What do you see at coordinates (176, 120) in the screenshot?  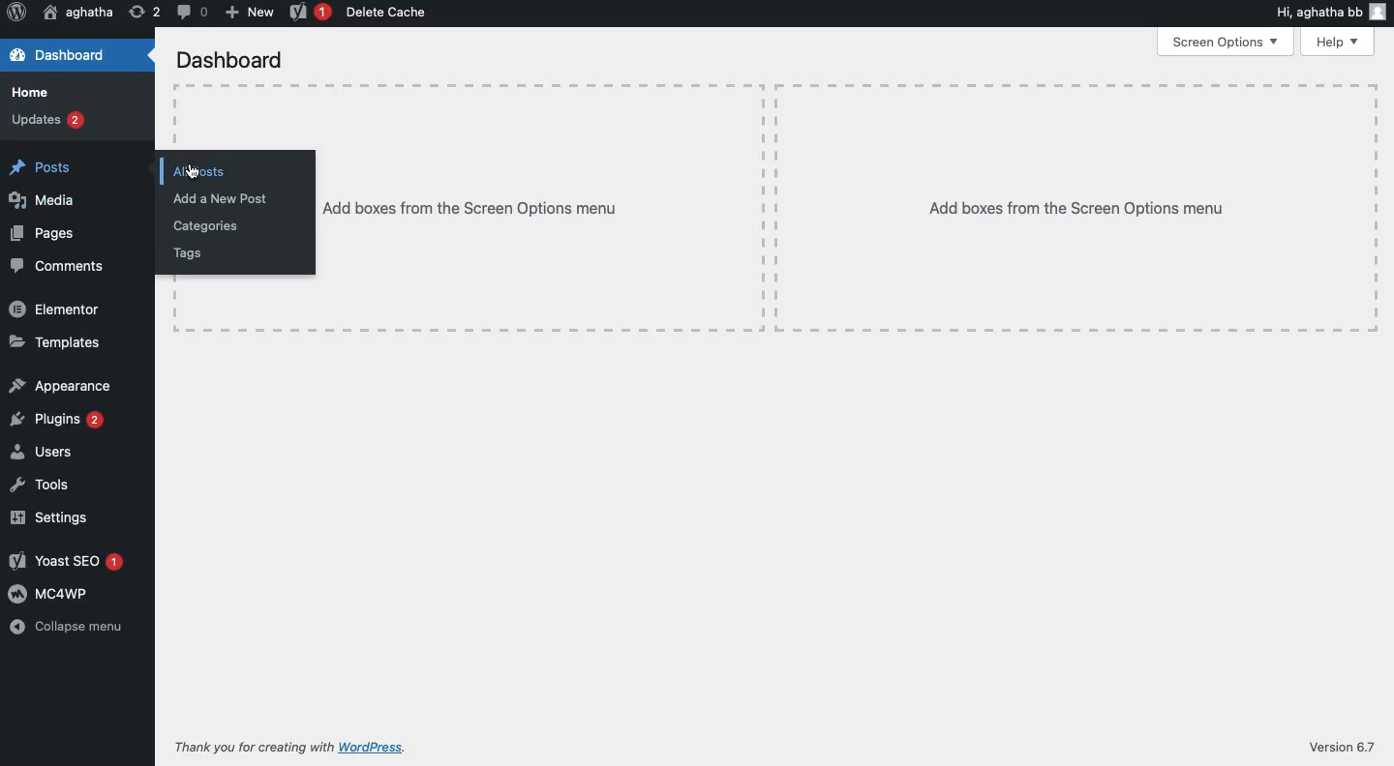 I see `Table line` at bounding box center [176, 120].